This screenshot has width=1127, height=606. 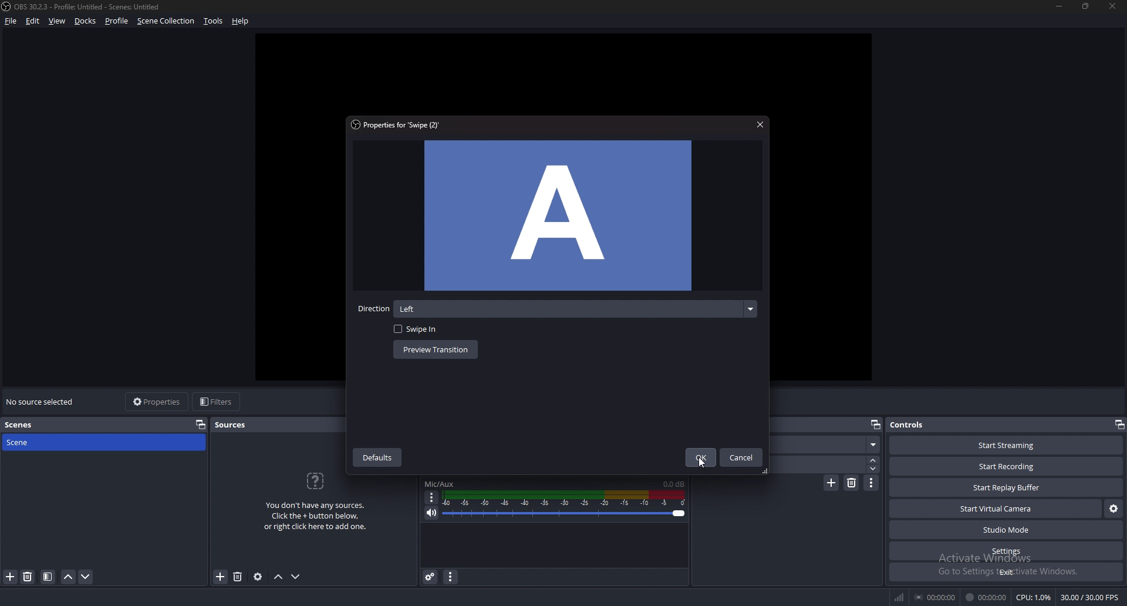 I want to click on view, so click(x=58, y=21).